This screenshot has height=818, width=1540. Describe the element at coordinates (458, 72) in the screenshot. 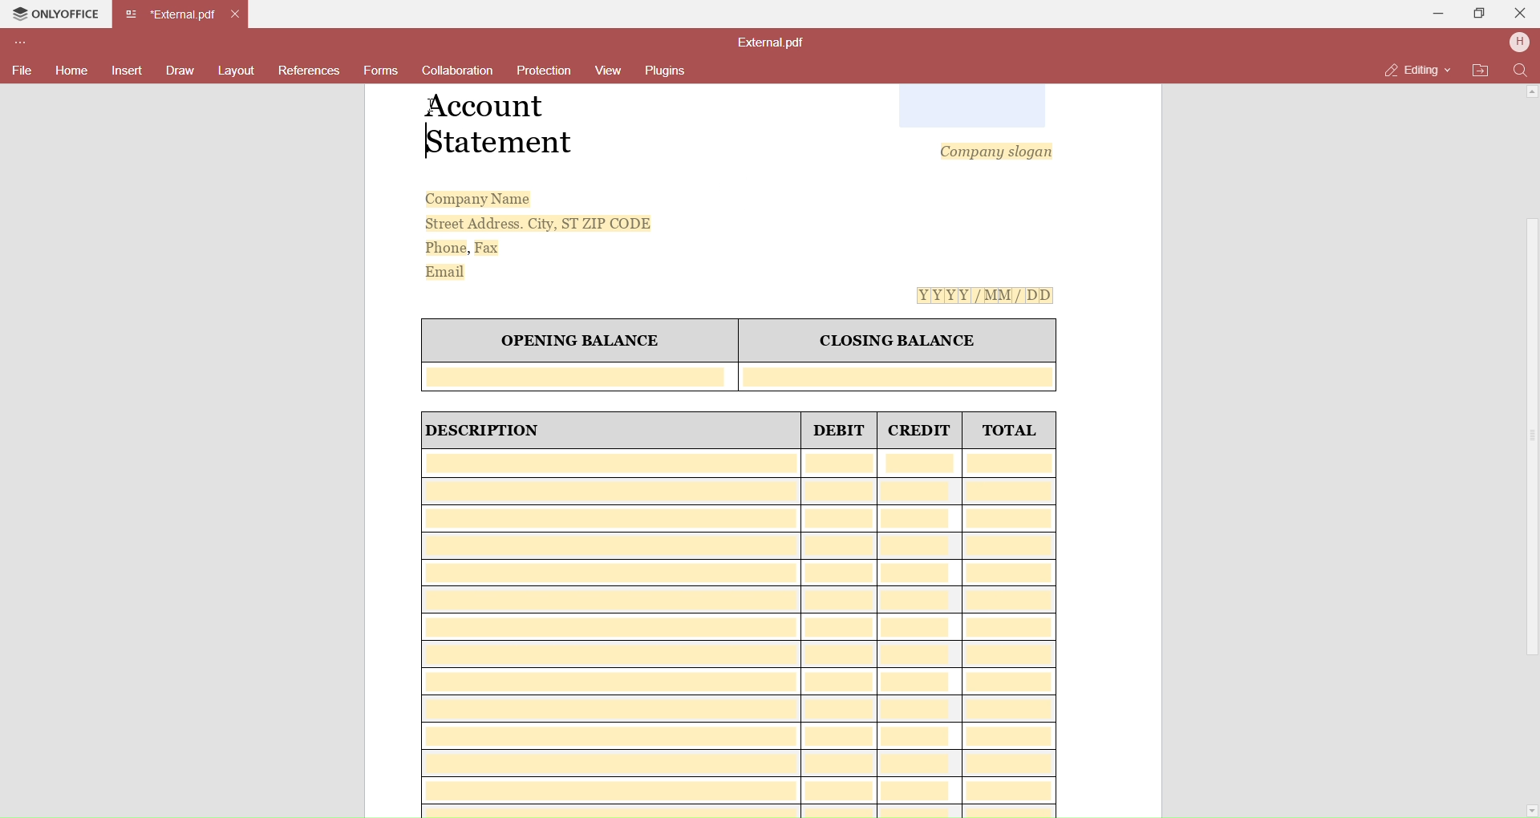

I see `Collaboration` at that location.